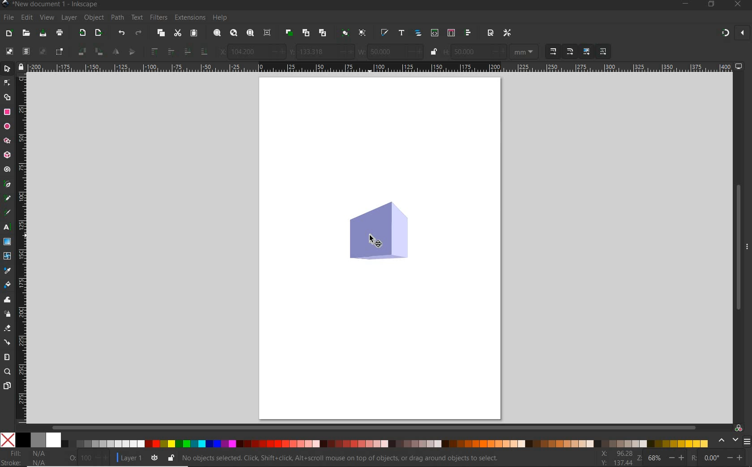  Describe the element at coordinates (7, 213) in the screenshot. I see `calligraphy tool` at that location.